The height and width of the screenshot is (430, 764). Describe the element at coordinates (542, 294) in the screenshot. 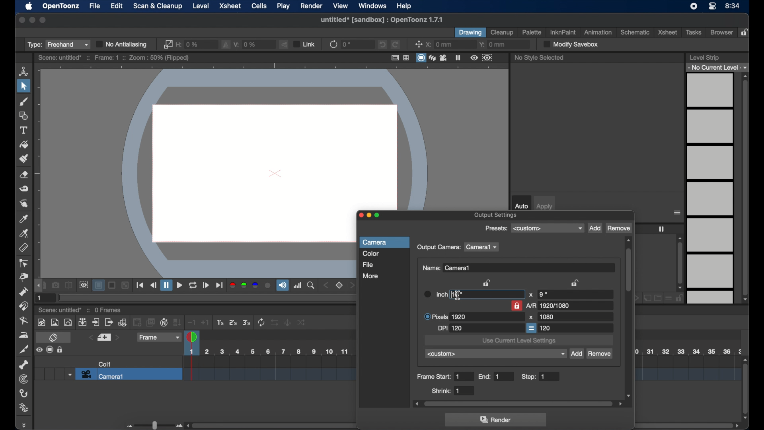

I see `9` at that location.